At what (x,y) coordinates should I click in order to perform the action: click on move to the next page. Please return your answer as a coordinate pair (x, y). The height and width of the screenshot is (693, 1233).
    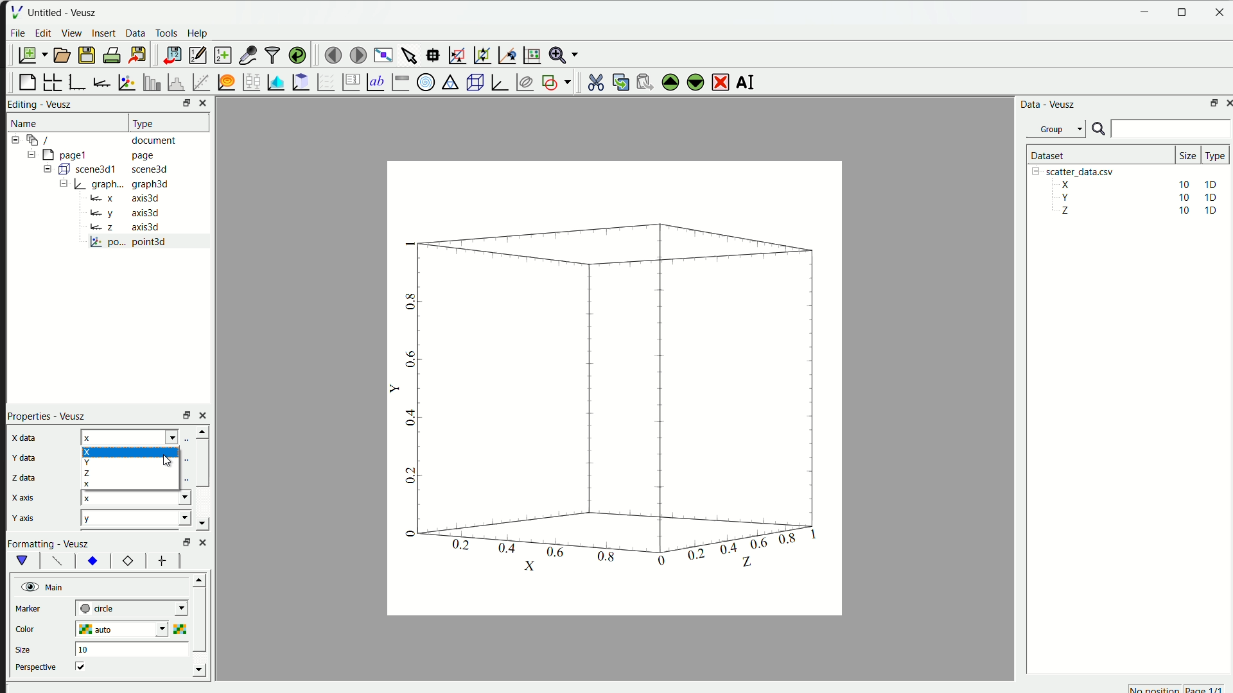
    Looking at the image, I should click on (356, 54).